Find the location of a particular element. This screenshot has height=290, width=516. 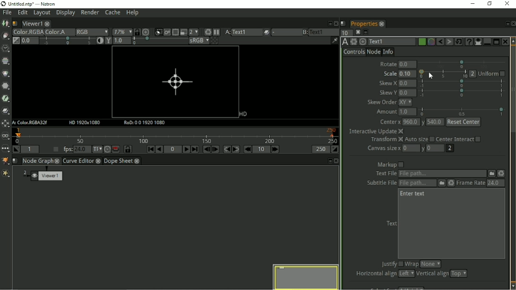

Help is located at coordinates (133, 13).